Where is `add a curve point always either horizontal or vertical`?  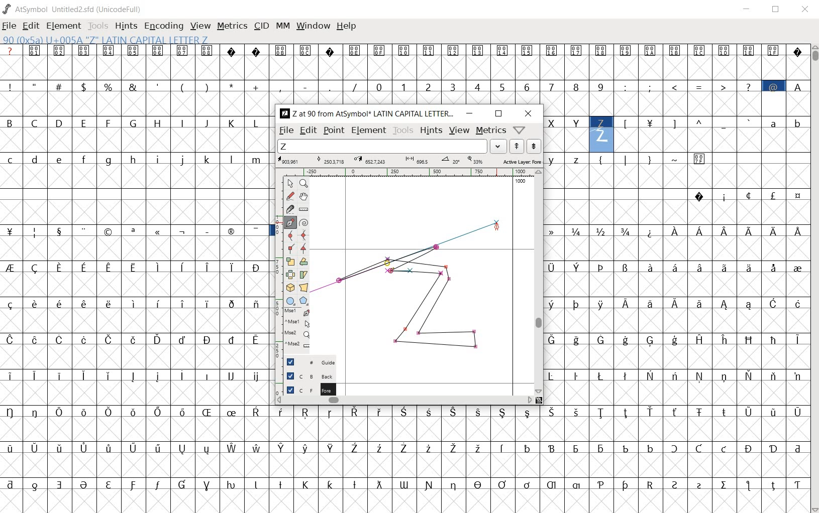 add a curve point always either horizontal or vertical is located at coordinates (303, 234).